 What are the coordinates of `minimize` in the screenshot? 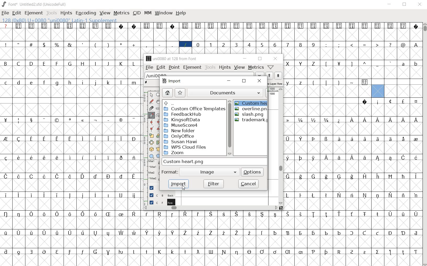 It's located at (231, 81).